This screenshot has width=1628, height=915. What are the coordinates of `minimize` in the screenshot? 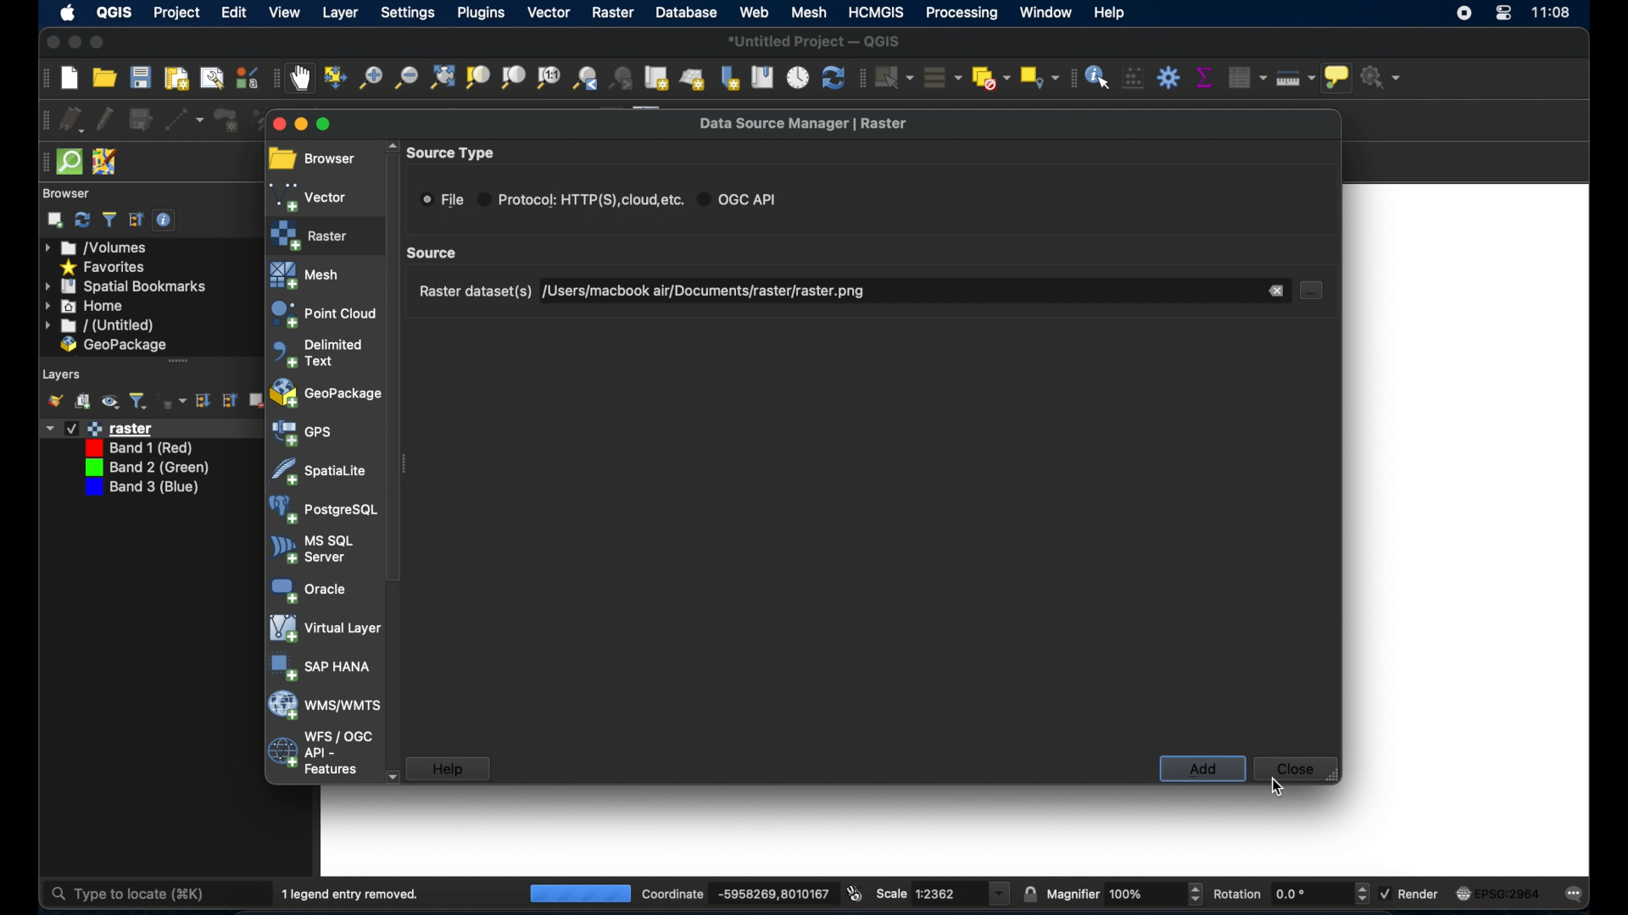 It's located at (298, 122).